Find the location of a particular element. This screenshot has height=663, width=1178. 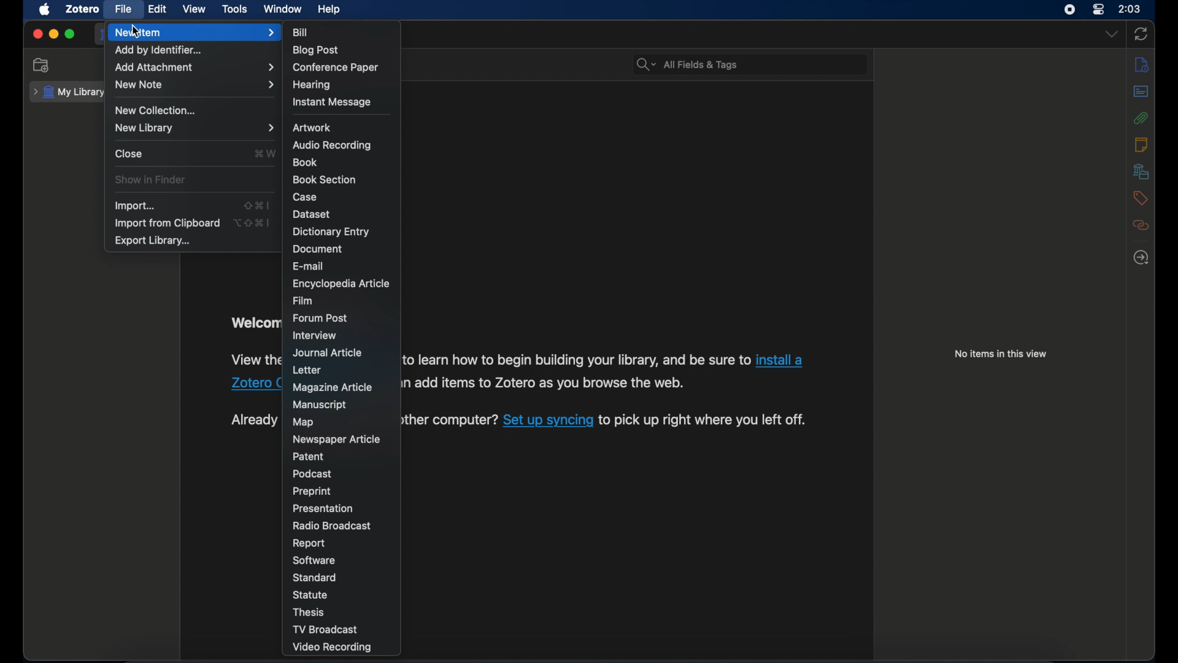

instant message is located at coordinates (331, 103).